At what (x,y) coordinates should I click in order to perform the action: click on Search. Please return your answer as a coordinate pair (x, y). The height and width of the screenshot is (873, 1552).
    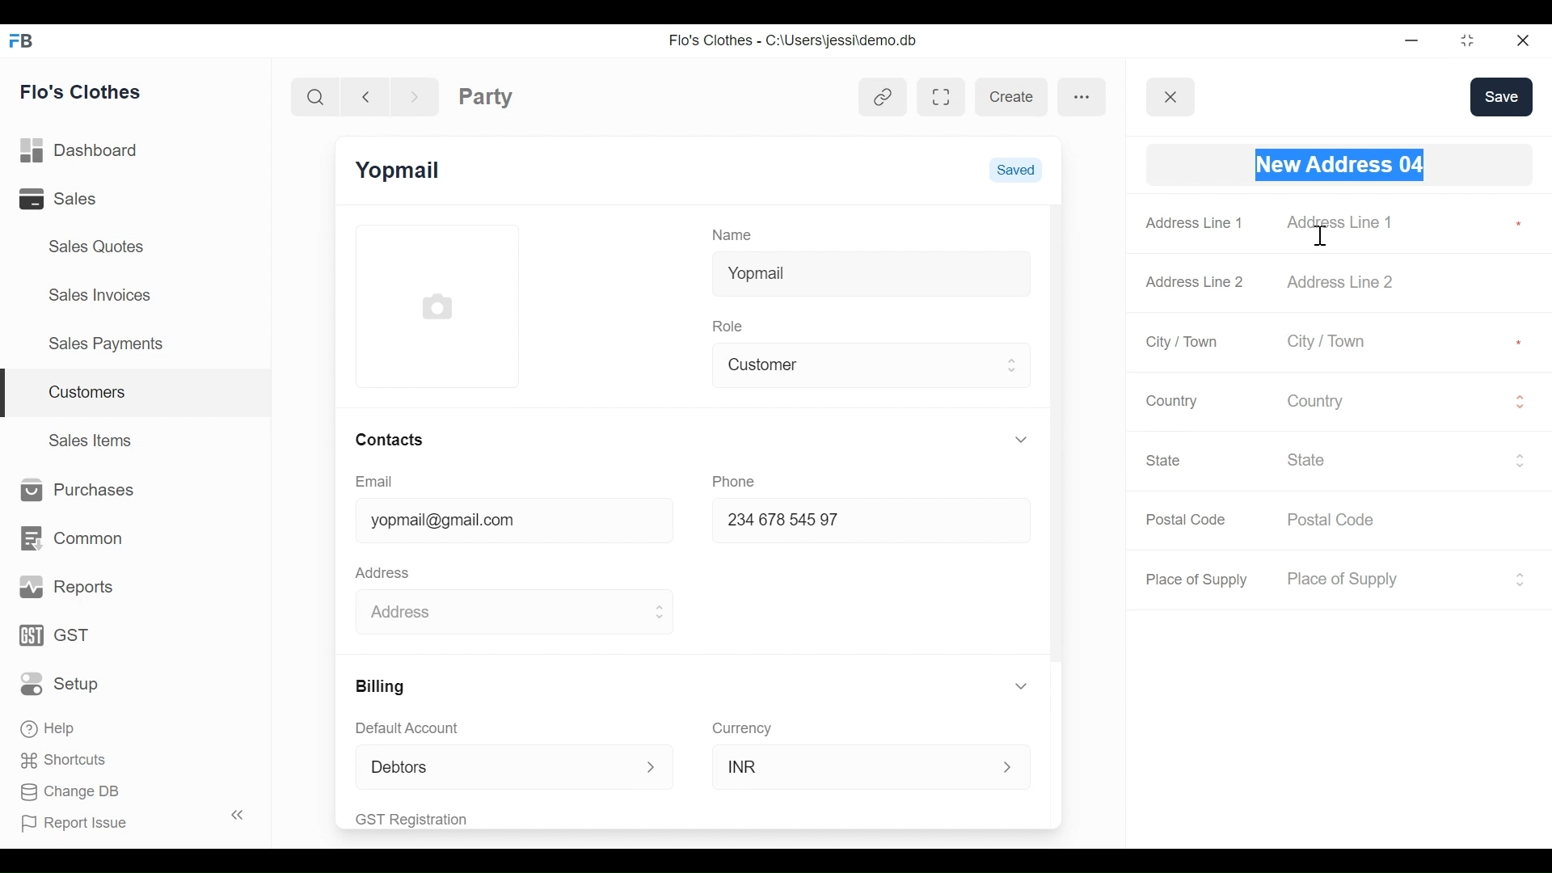
    Looking at the image, I should click on (318, 96).